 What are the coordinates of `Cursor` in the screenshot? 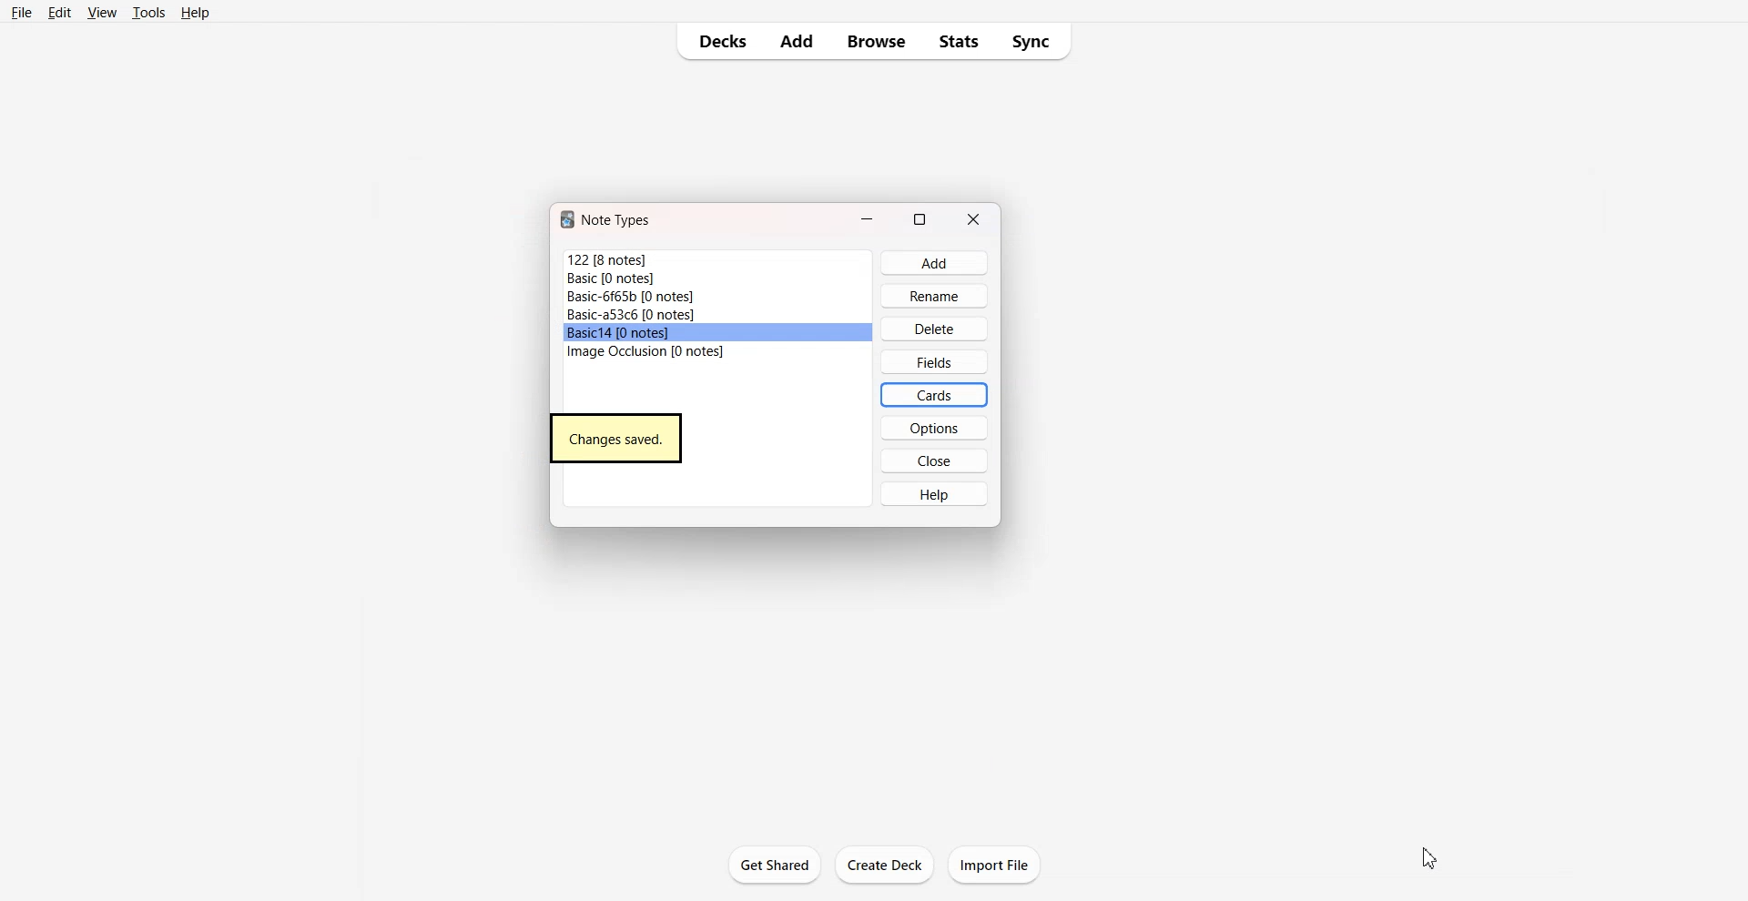 It's located at (1429, 857).